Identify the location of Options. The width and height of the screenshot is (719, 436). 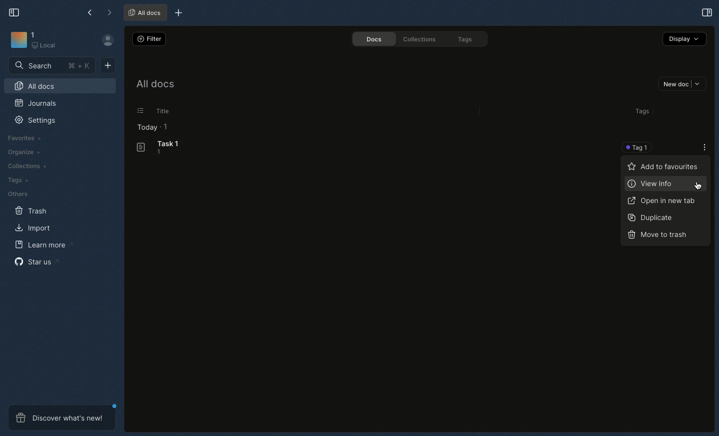
(140, 112).